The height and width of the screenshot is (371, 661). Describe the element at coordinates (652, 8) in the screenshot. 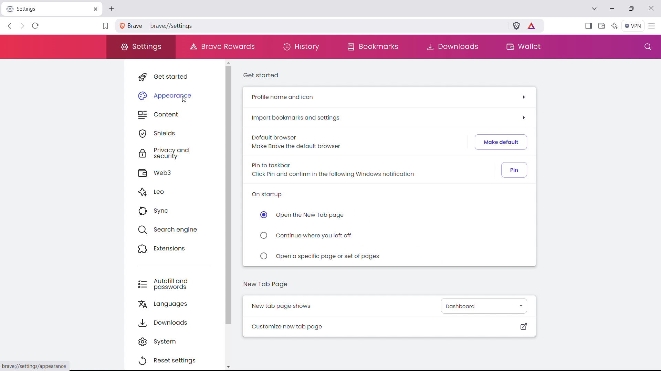

I see `close` at that location.